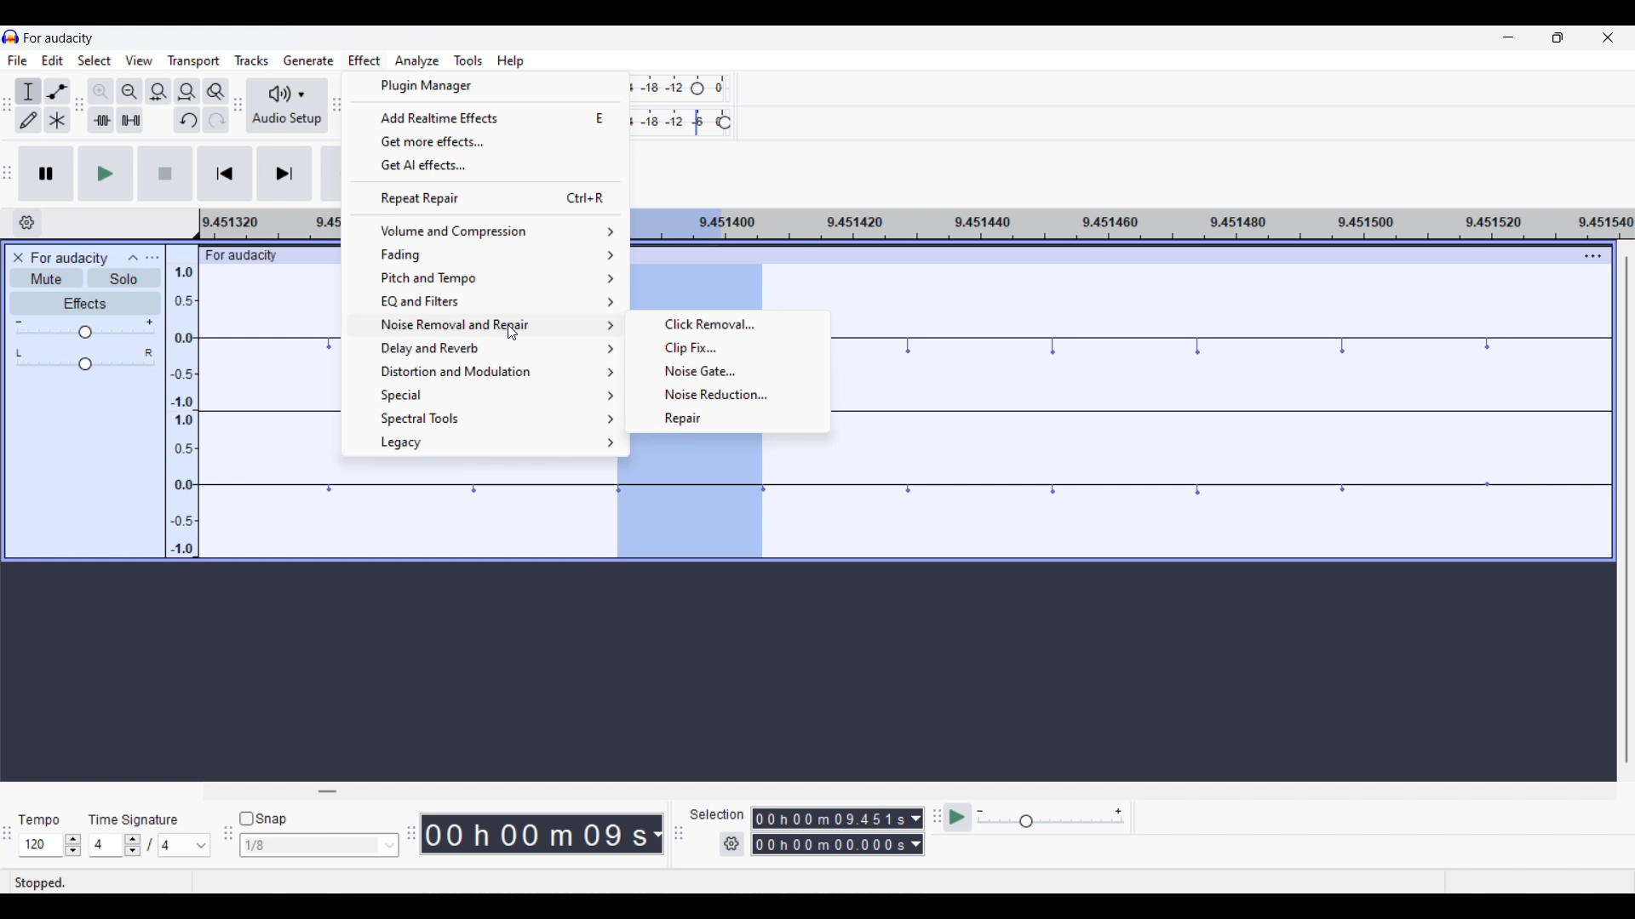  I want to click on Select menu, so click(95, 60).